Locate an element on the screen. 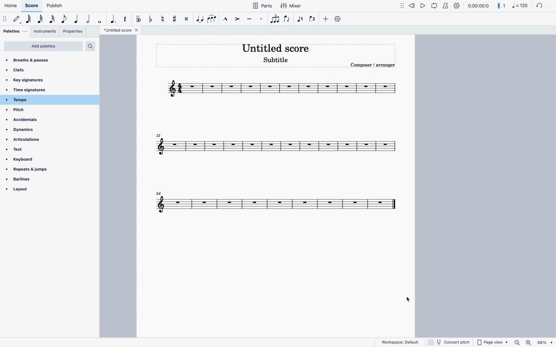  repeats & jumps is located at coordinates (27, 170).